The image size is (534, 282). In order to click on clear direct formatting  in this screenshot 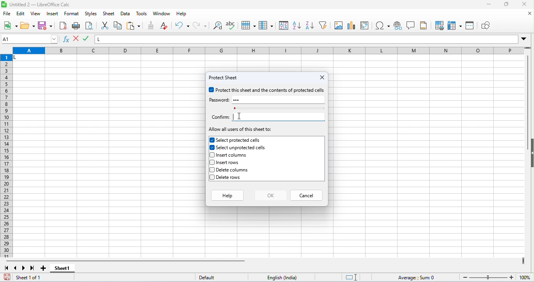, I will do `click(164, 25)`.